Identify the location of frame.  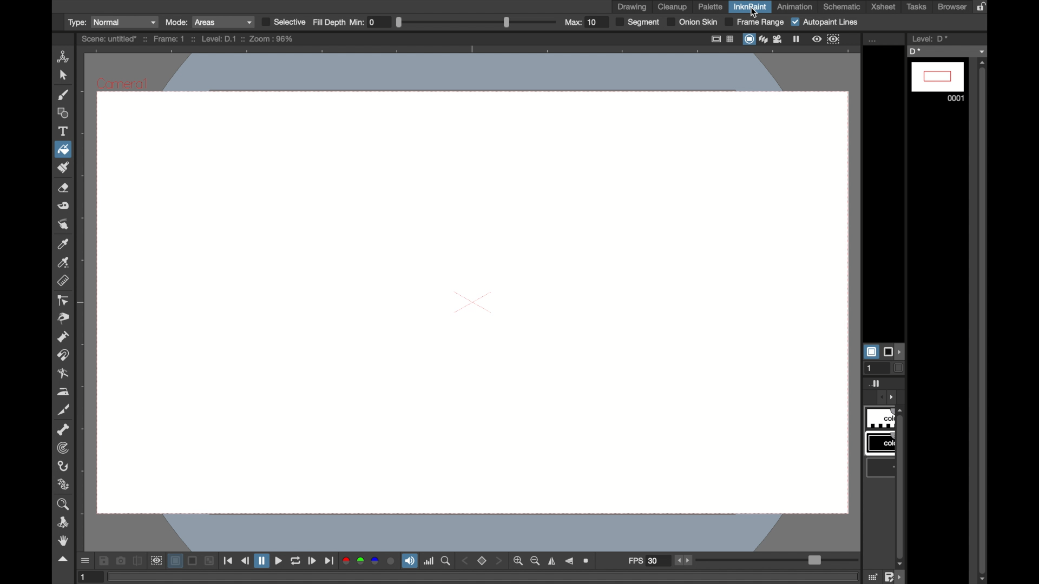
(834, 39).